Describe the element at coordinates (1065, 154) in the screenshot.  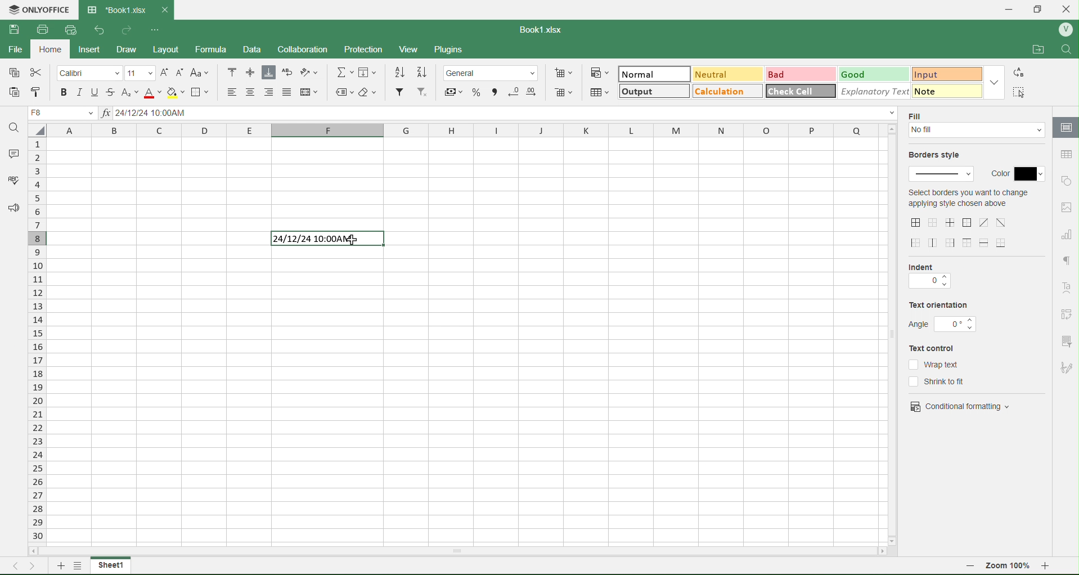
I see `table` at that location.